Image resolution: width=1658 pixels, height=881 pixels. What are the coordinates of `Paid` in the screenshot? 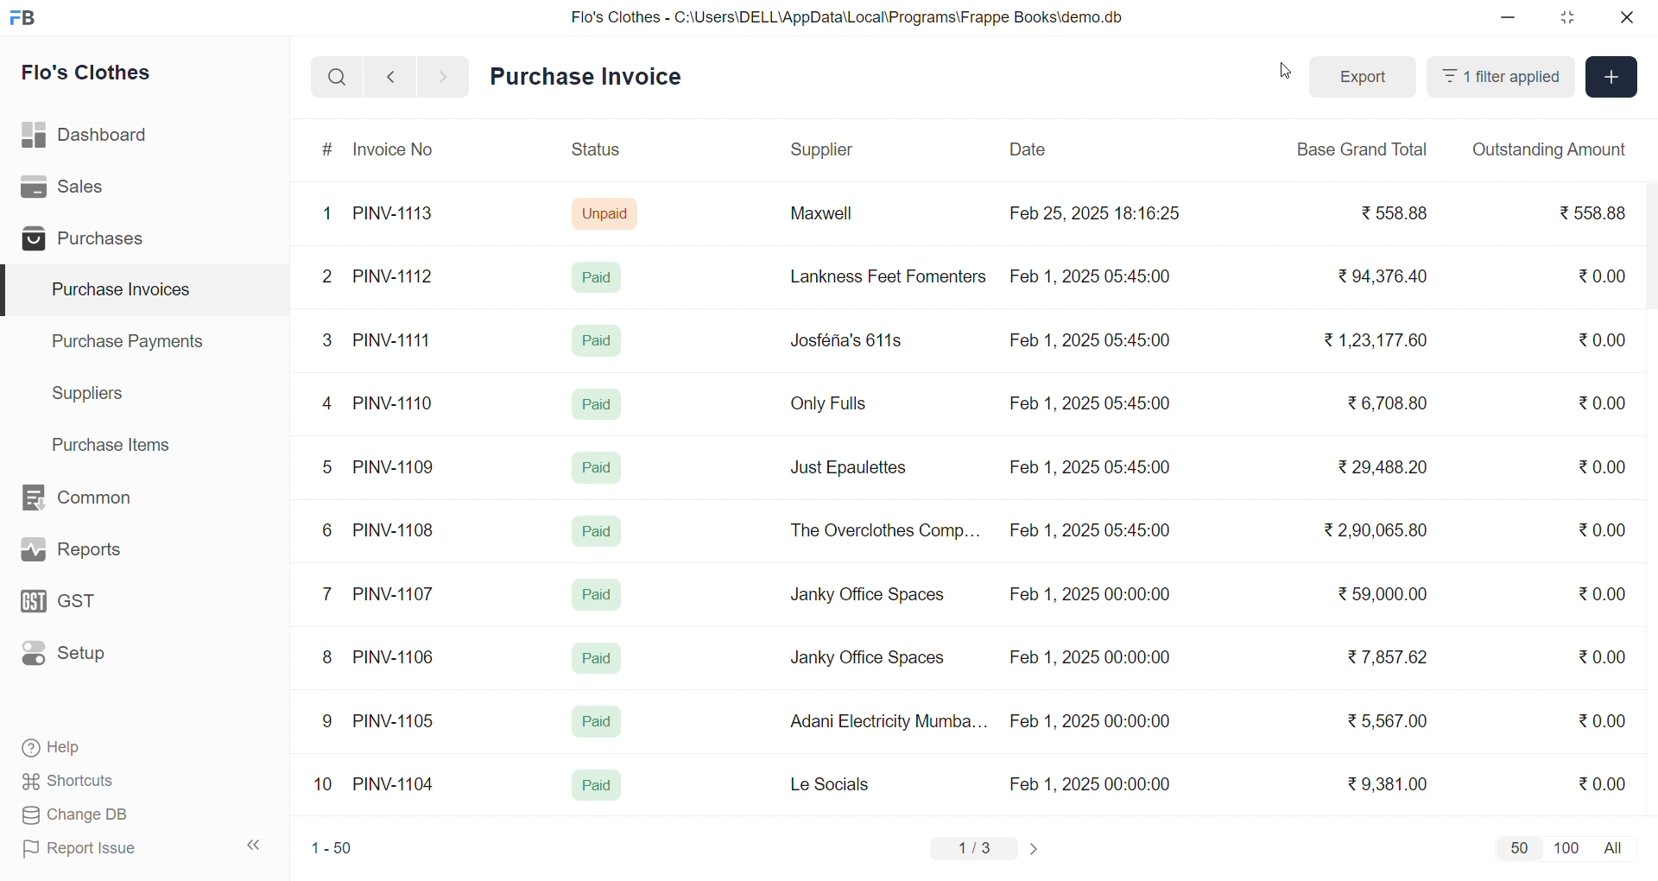 It's located at (598, 340).